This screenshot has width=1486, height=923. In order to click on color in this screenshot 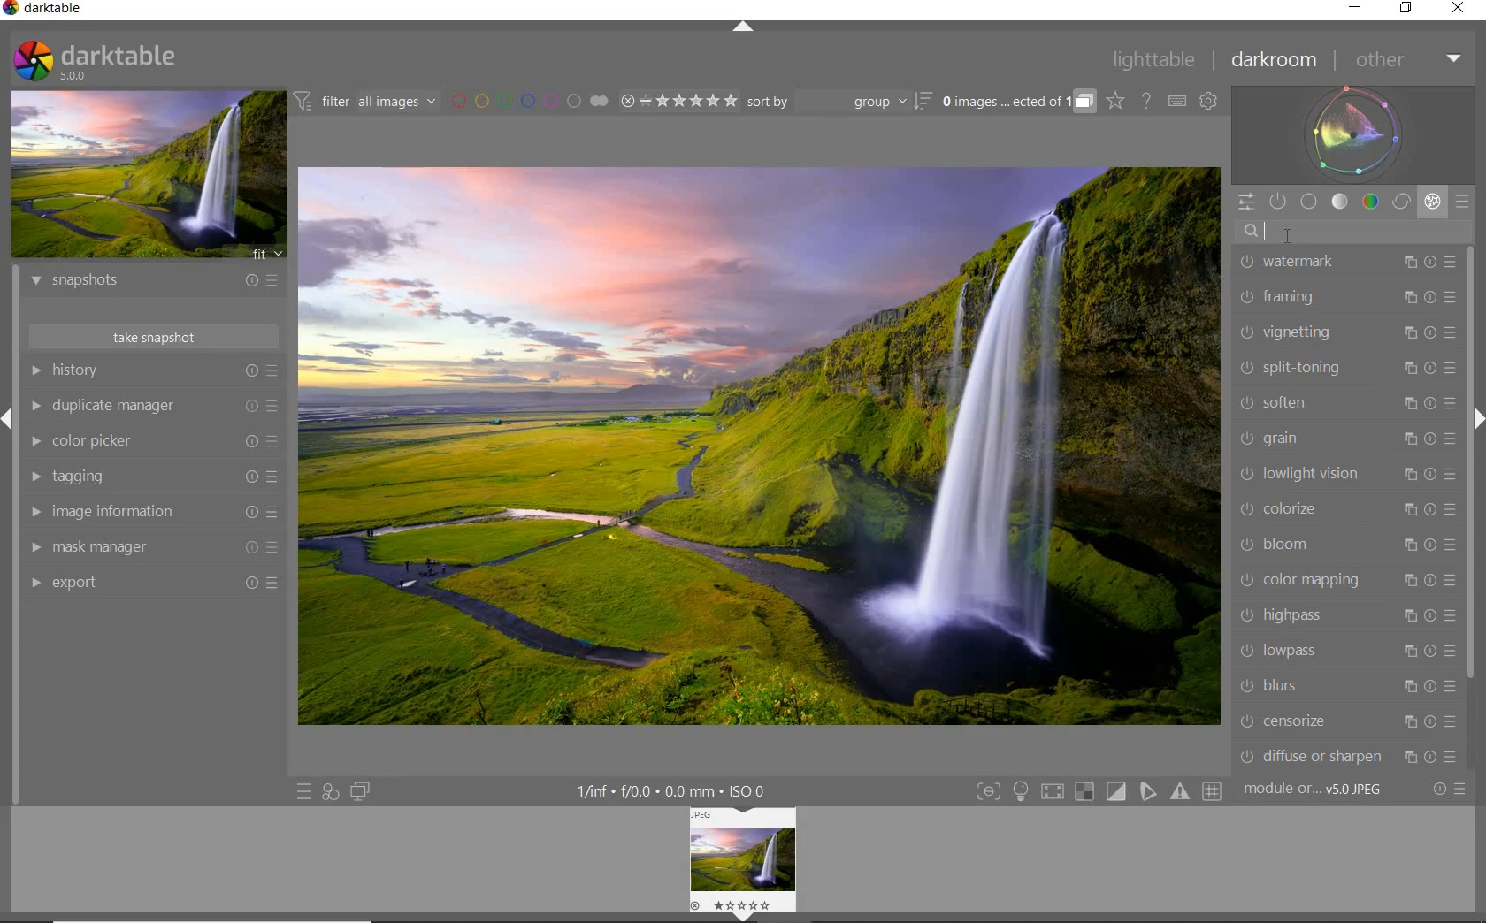, I will do `click(1369, 202)`.